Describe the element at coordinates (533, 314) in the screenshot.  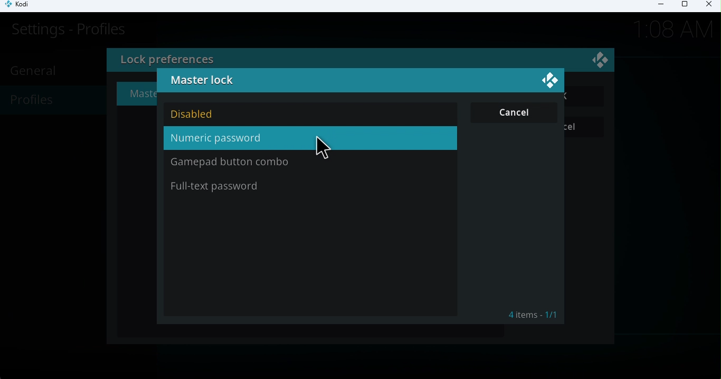
I see `4 items - 1/1` at that location.